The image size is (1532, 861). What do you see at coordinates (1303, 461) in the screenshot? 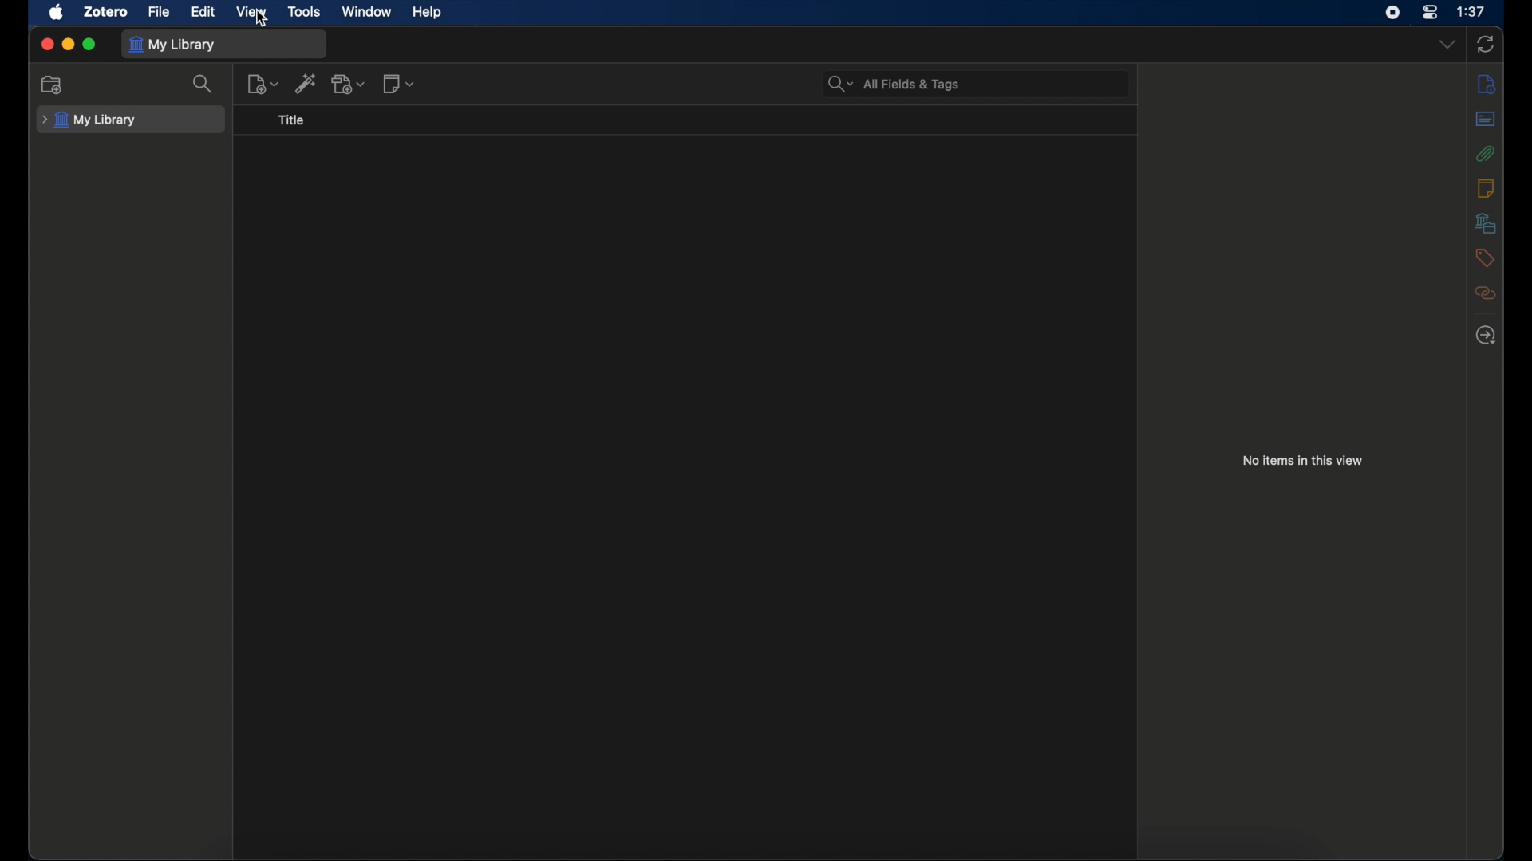
I see `no items in this view` at bounding box center [1303, 461].